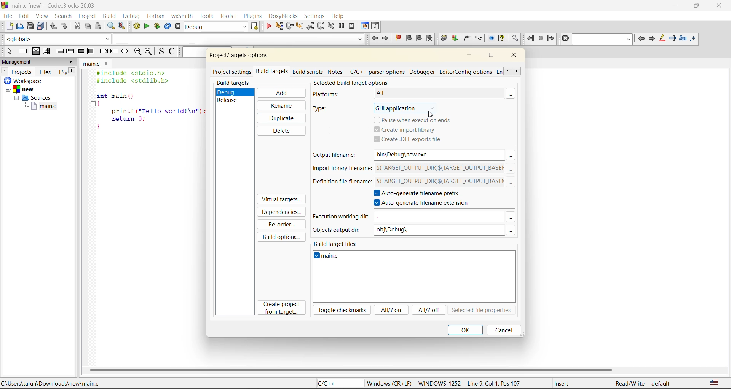  What do you see at coordinates (9, 26) in the screenshot?
I see `new` at bounding box center [9, 26].